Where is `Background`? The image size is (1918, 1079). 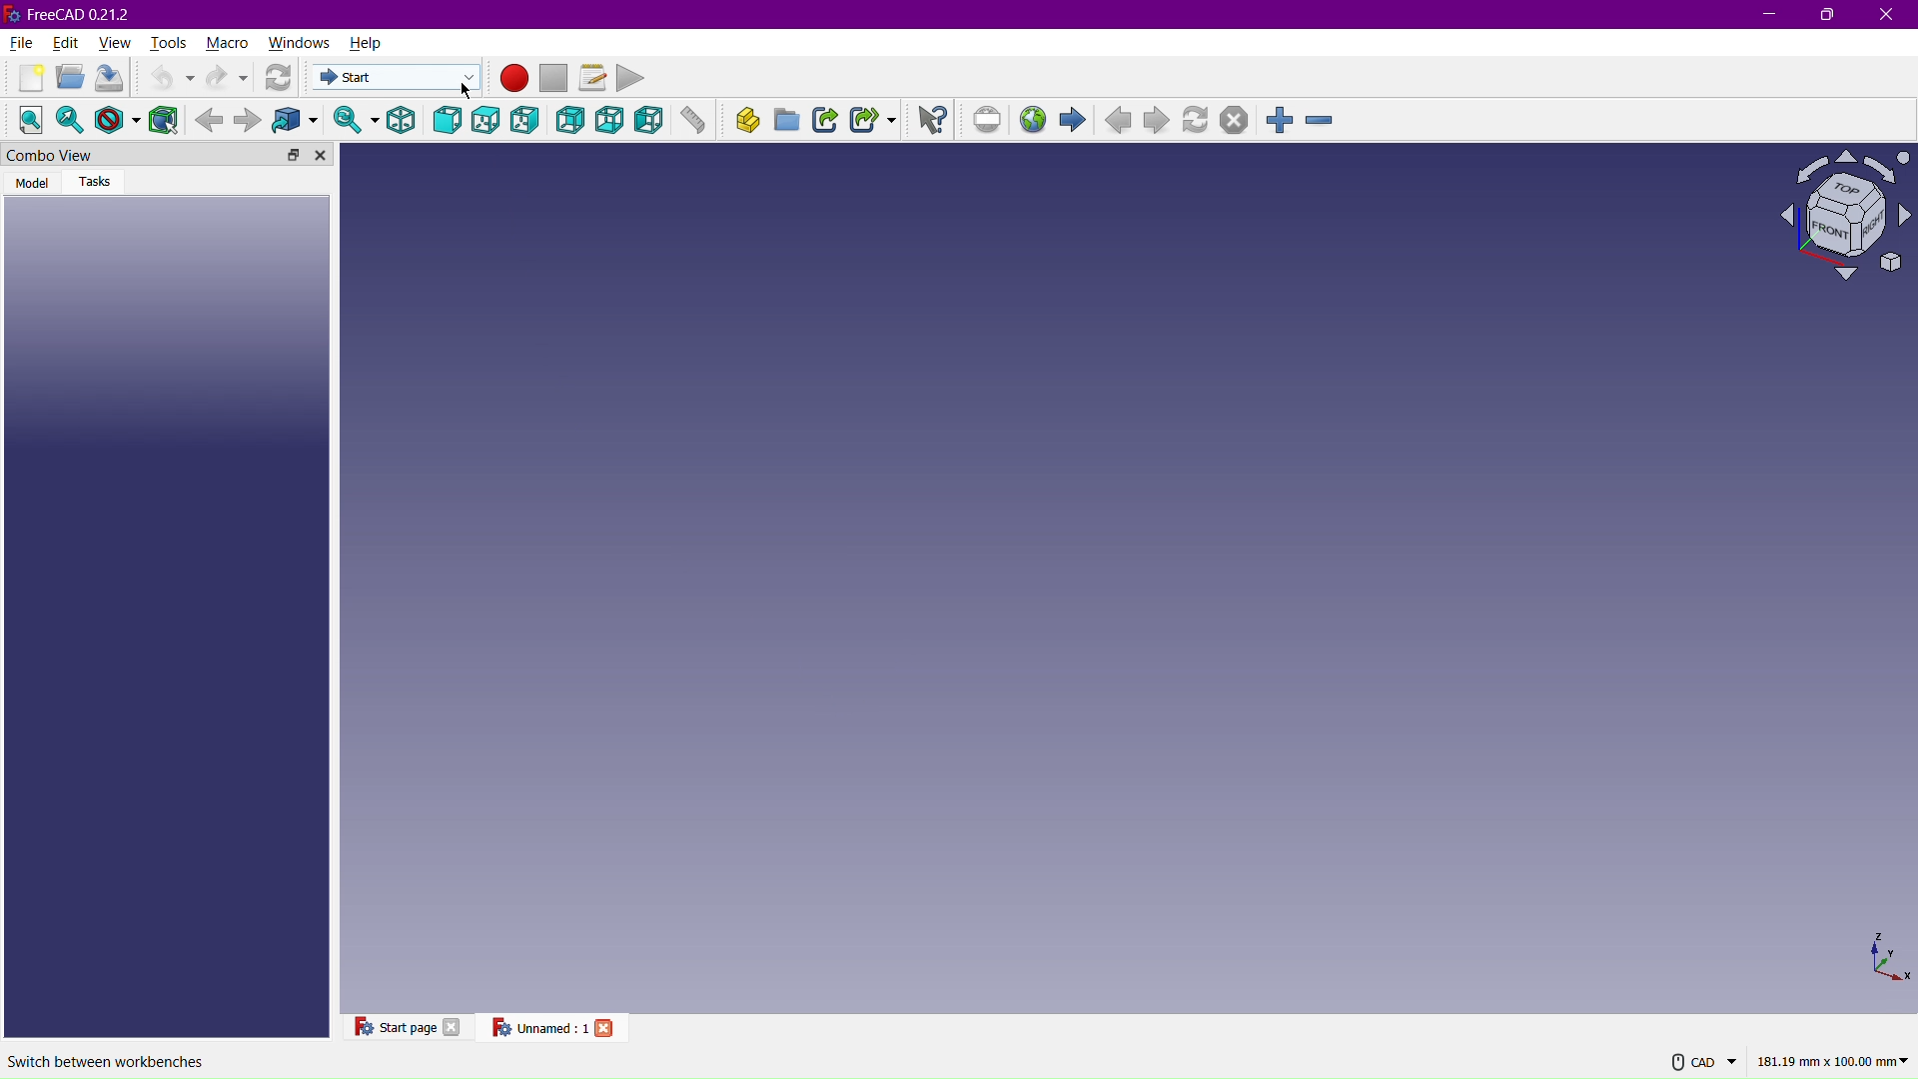 Background is located at coordinates (209, 117).